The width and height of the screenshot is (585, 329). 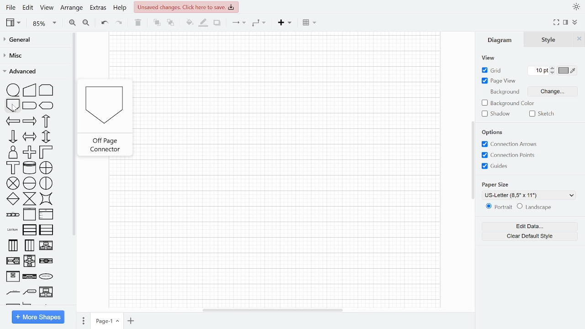 What do you see at coordinates (238, 24) in the screenshot?
I see `Connection` at bounding box center [238, 24].